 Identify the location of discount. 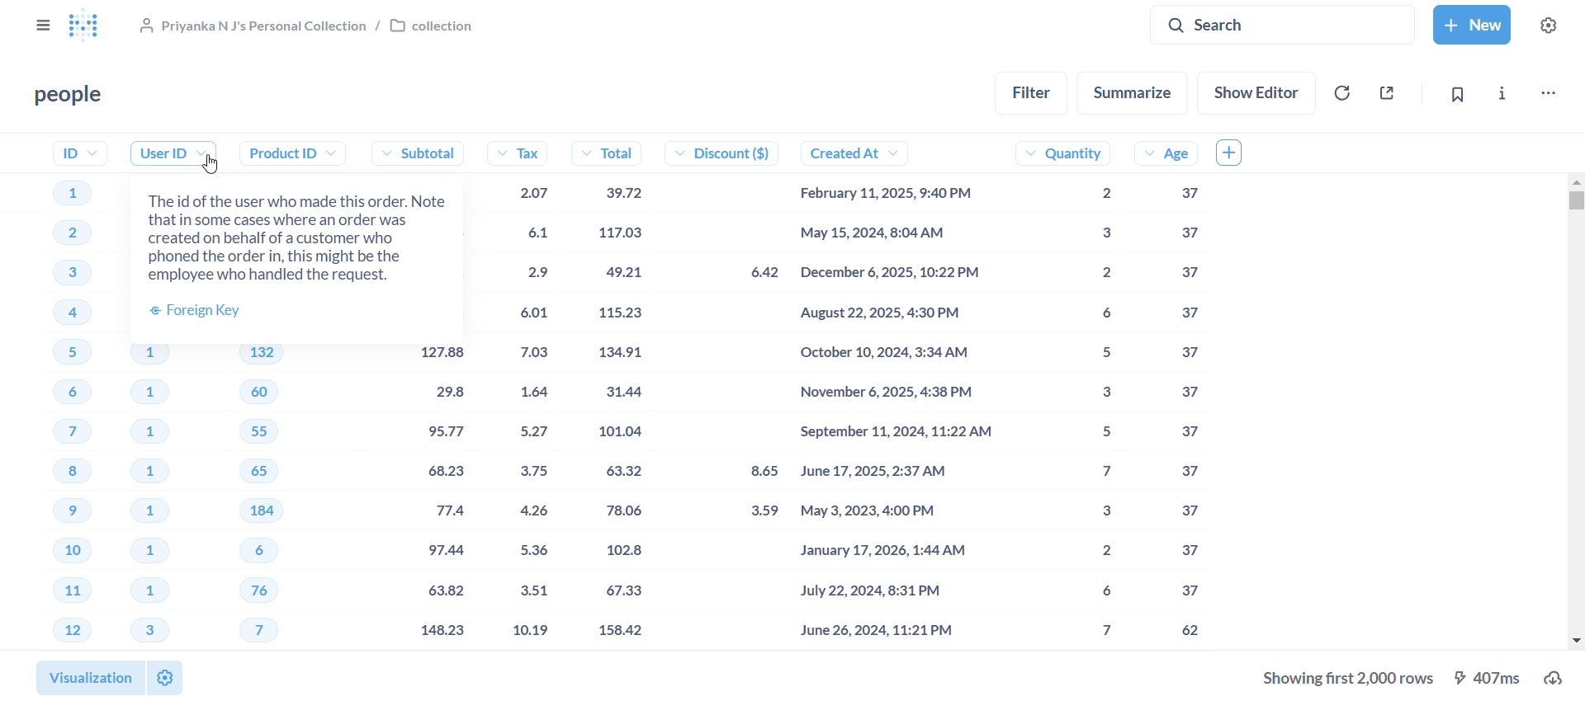
(733, 392).